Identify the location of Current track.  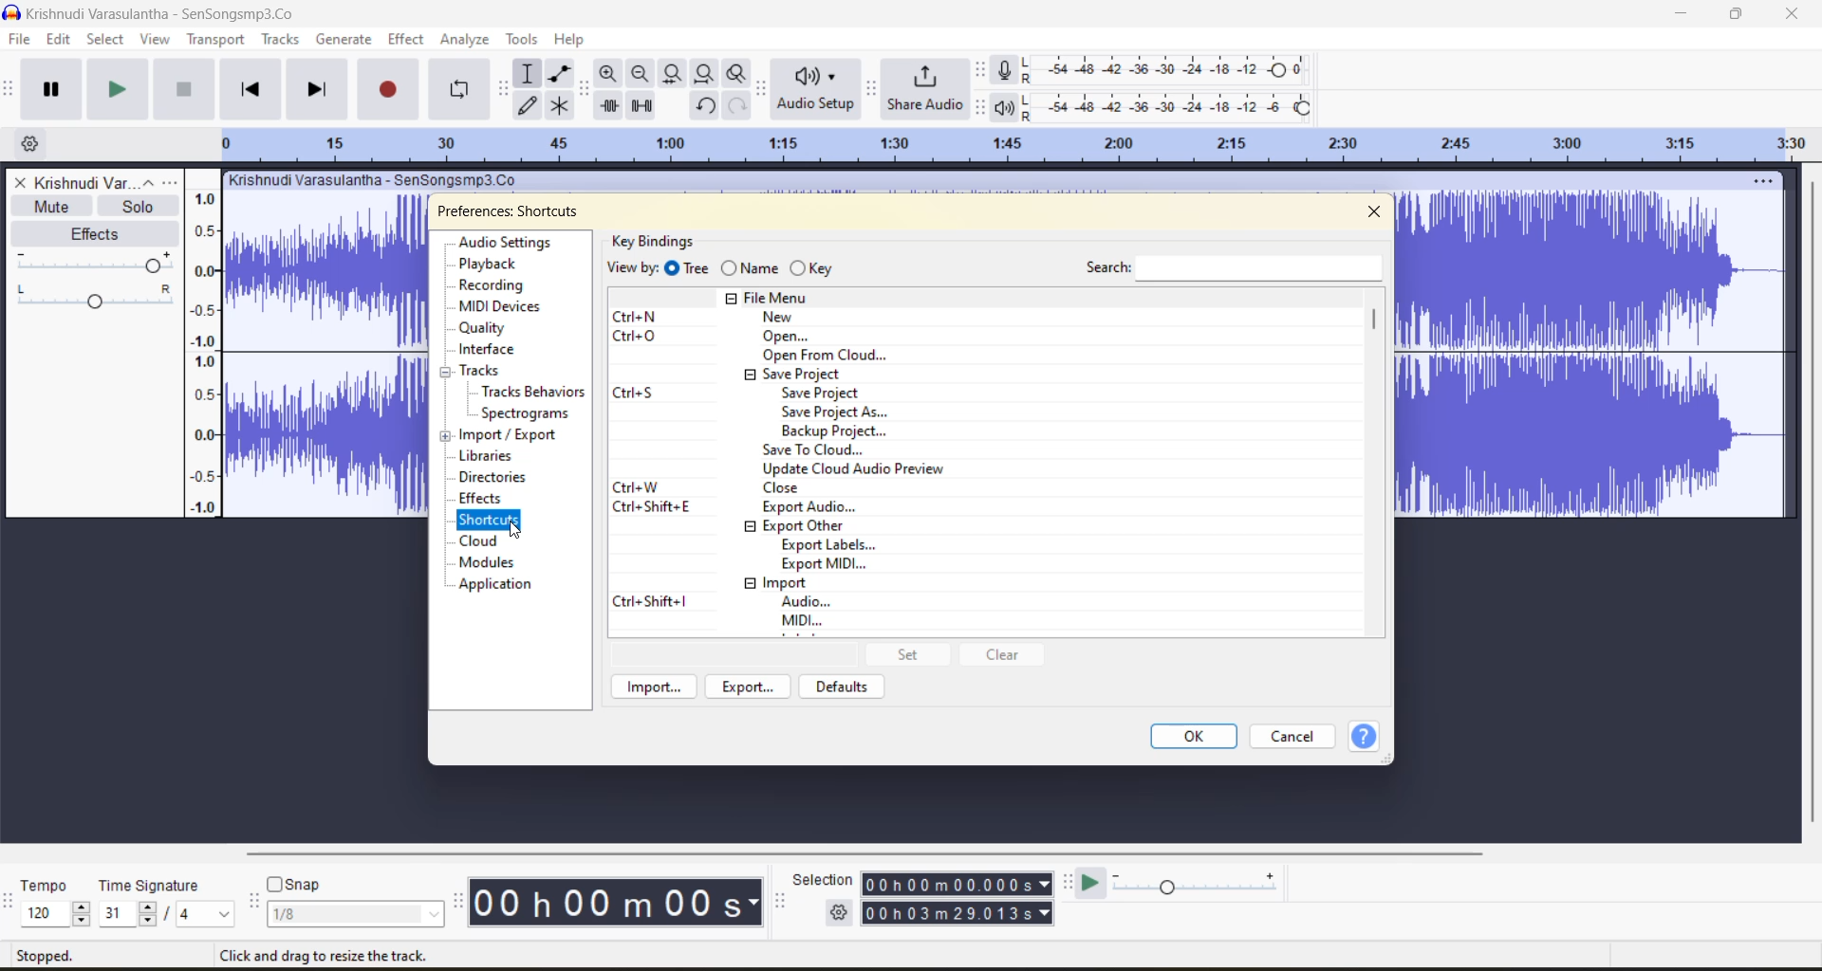
(1590, 353).